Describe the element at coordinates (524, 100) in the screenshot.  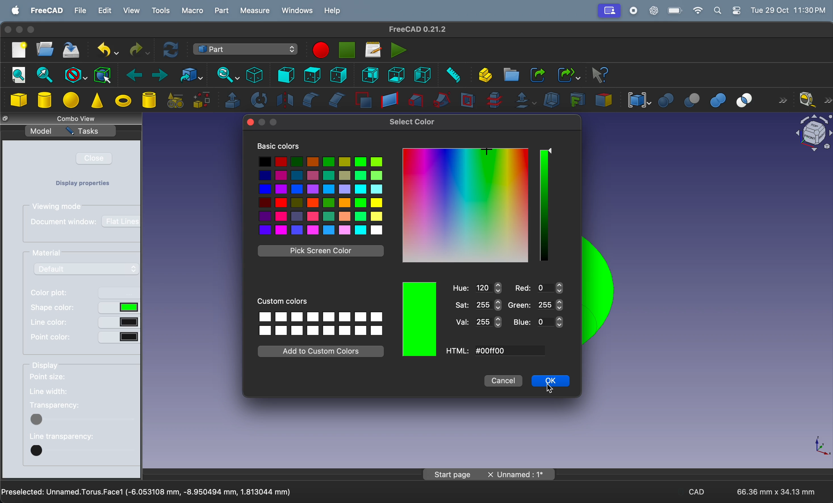
I see `offset` at that location.